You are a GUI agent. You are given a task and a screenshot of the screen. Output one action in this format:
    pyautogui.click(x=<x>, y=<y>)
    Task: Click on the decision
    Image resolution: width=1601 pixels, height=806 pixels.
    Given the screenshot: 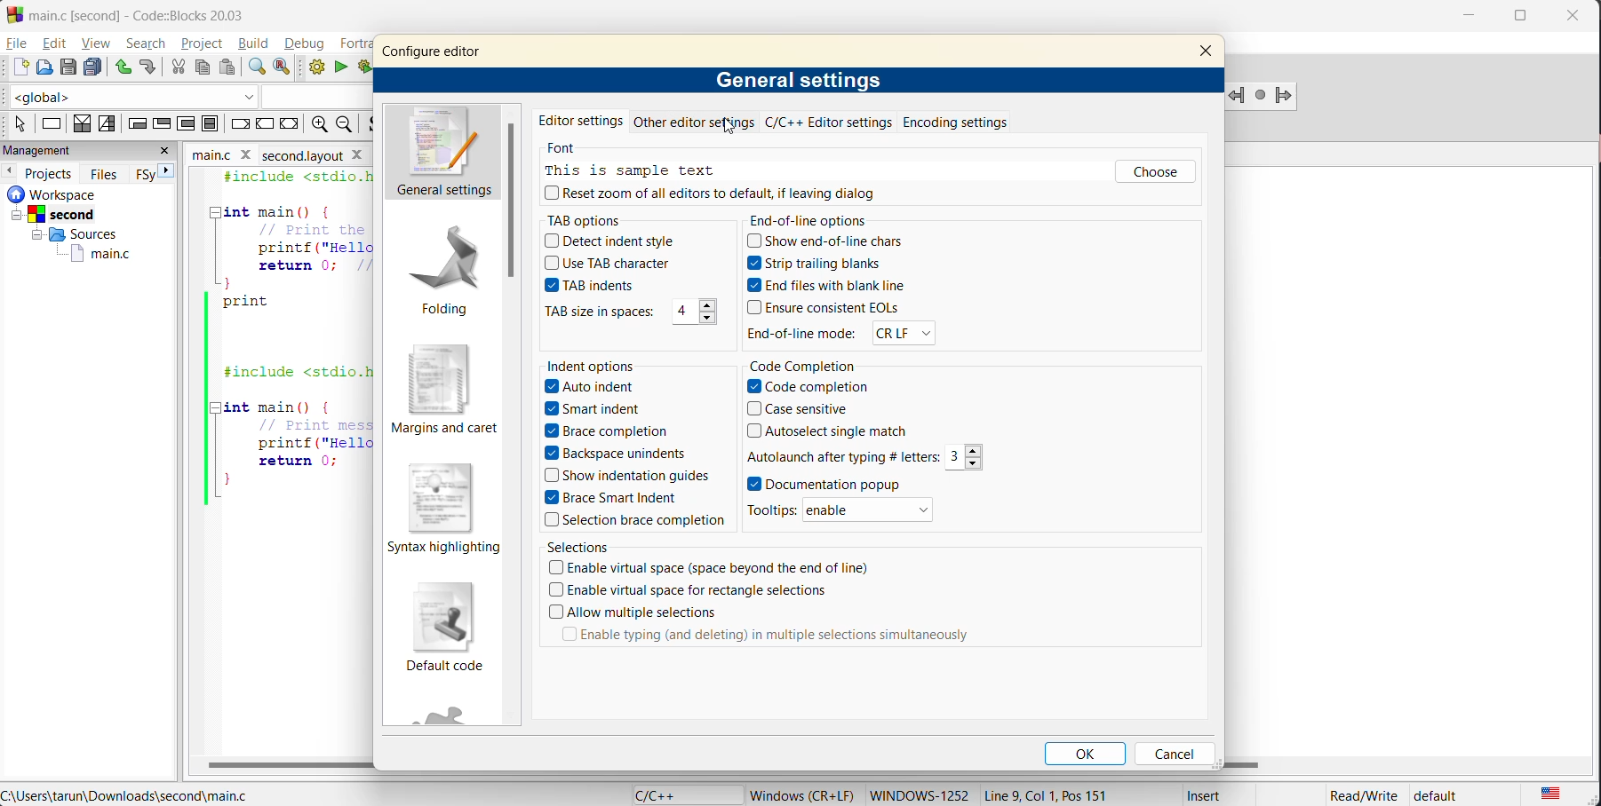 What is the action you would take?
    pyautogui.click(x=82, y=124)
    